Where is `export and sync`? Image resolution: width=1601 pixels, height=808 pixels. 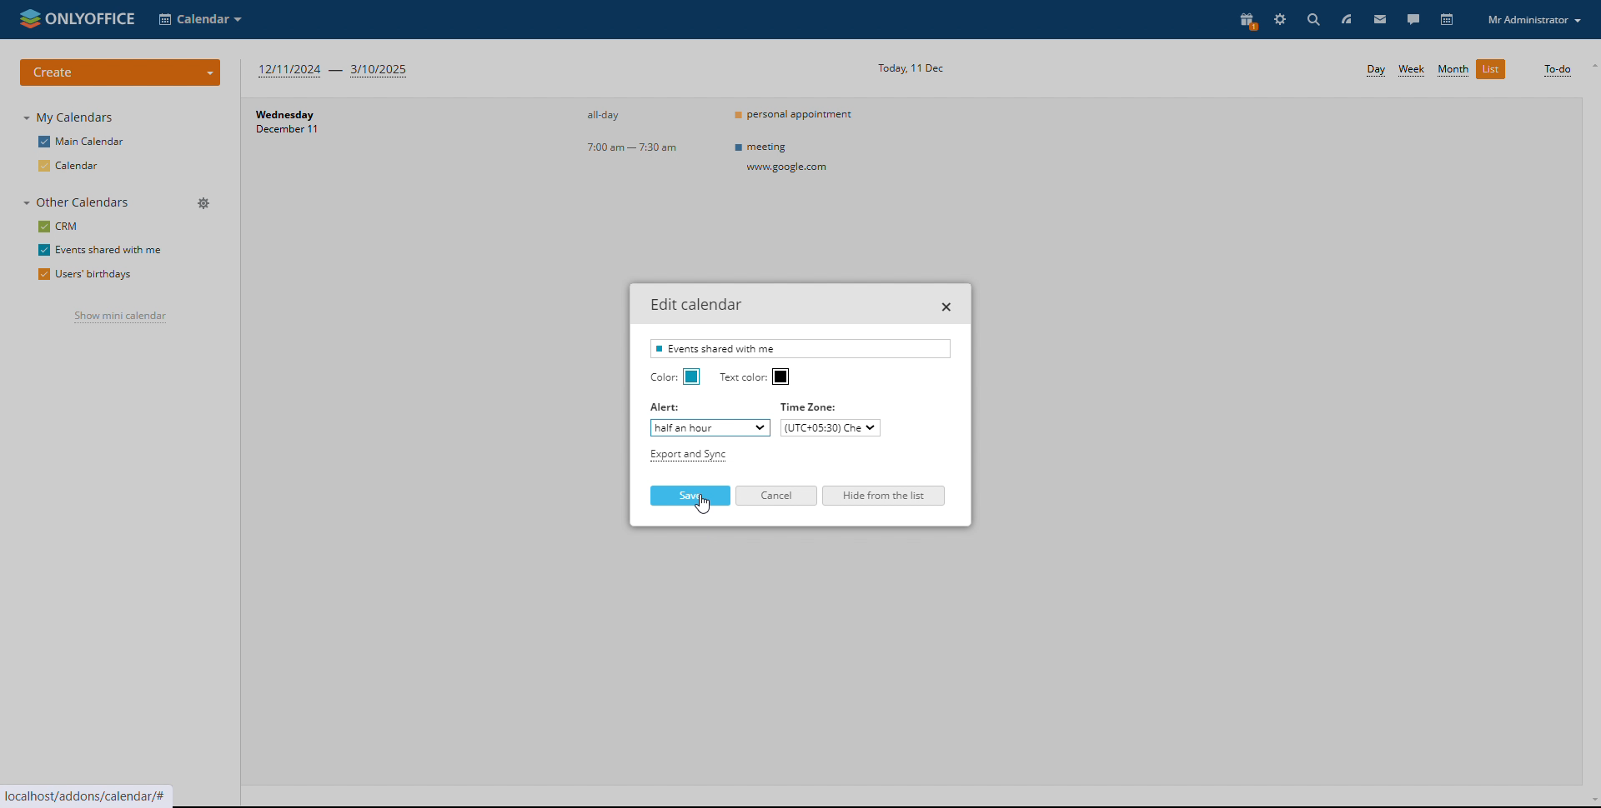
export and sync is located at coordinates (686, 456).